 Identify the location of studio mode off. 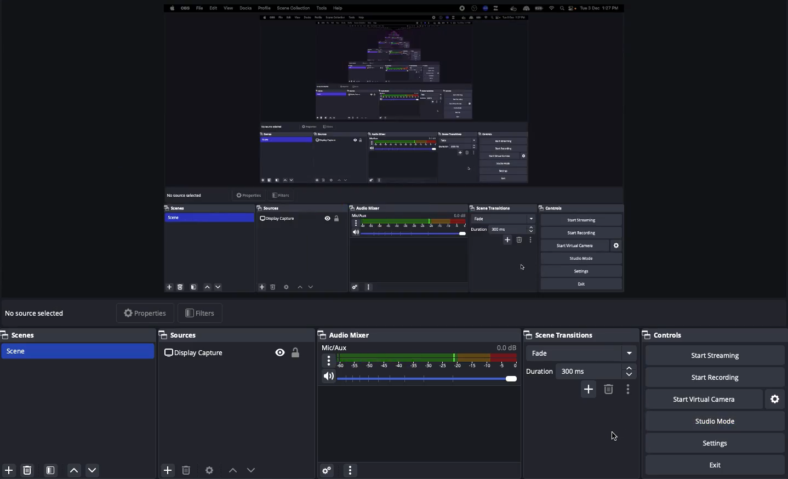
(392, 150).